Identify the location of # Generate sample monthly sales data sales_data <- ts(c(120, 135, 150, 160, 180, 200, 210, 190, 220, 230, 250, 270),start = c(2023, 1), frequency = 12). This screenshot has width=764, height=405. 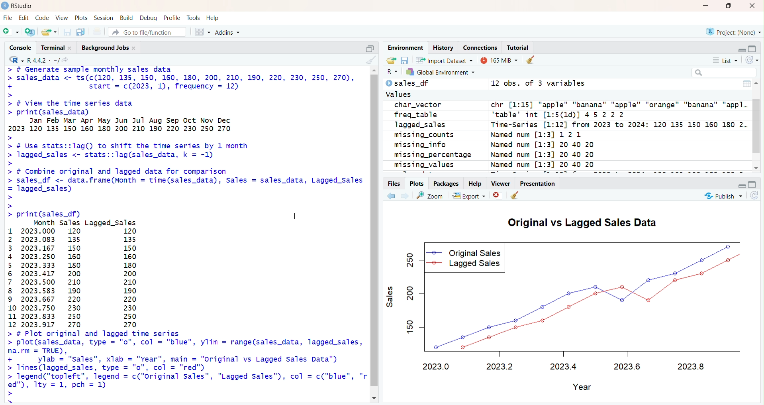
(182, 82).